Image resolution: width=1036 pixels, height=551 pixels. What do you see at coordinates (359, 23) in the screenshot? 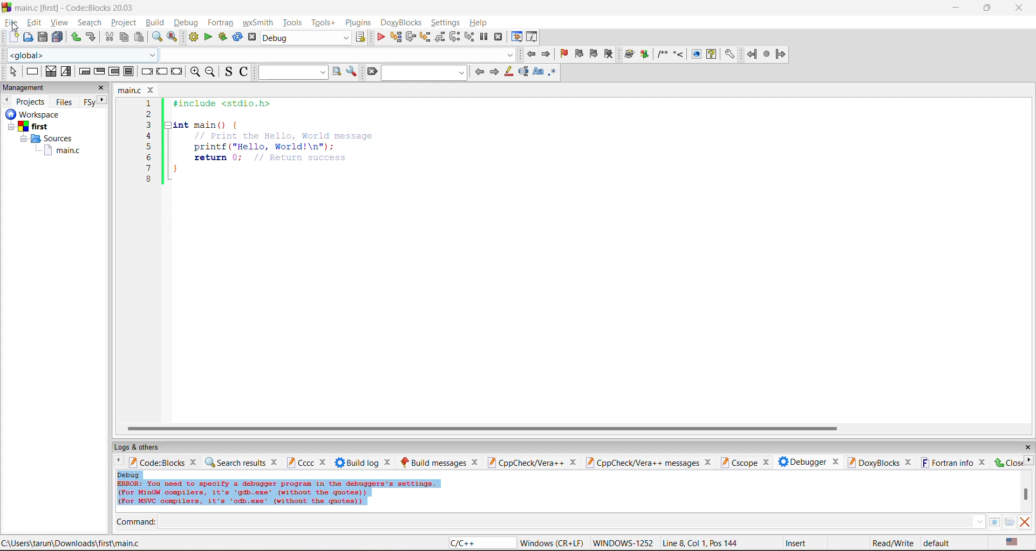
I see `plugins` at bounding box center [359, 23].